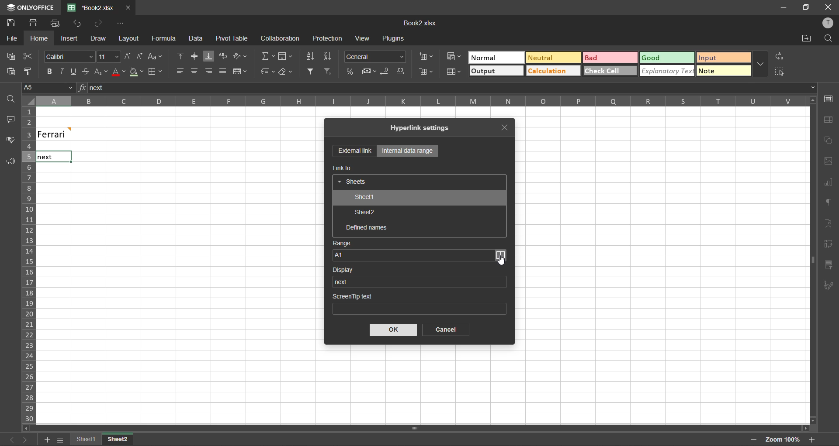 This screenshot has width=839, height=446. What do you see at coordinates (365, 213) in the screenshot?
I see `sheet2` at bounding box center [365, 213].